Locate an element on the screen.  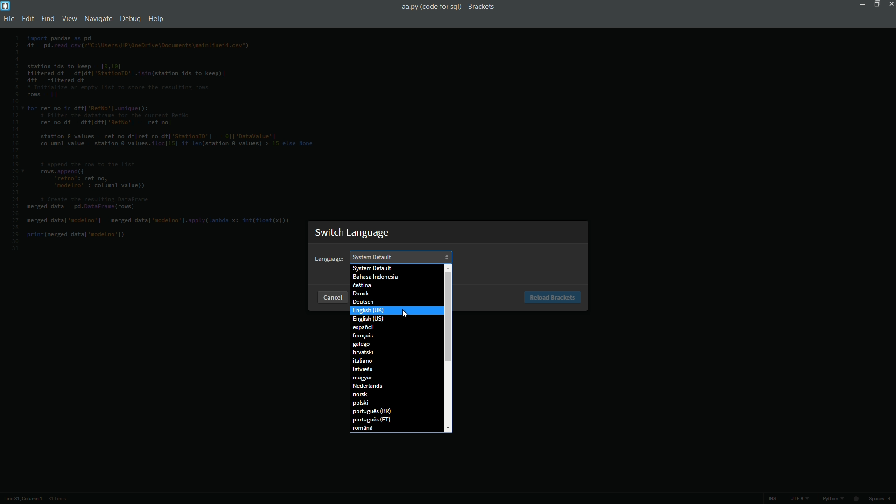
system default is located at coordinates (371, 268).